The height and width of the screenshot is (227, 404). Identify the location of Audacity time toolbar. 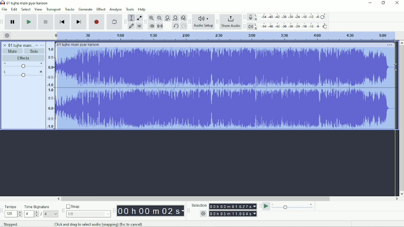
(114, 210).